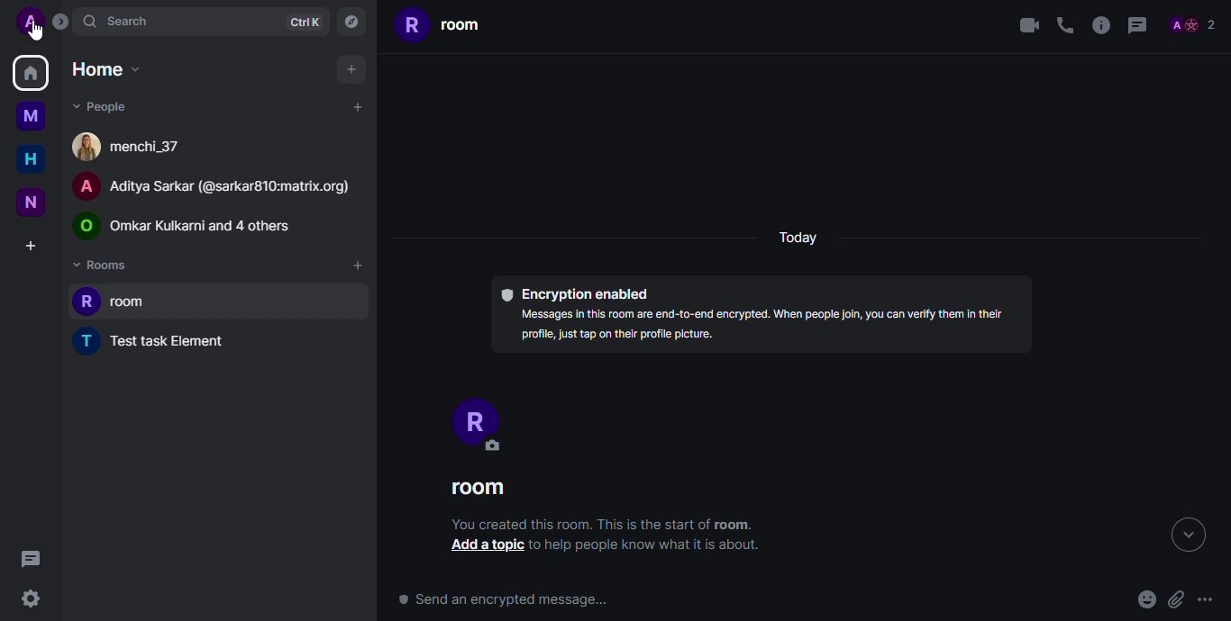  What do you see at coordinates (159, 339) in the screenshot?
I see `new task element` at bounding box center [159, 339].